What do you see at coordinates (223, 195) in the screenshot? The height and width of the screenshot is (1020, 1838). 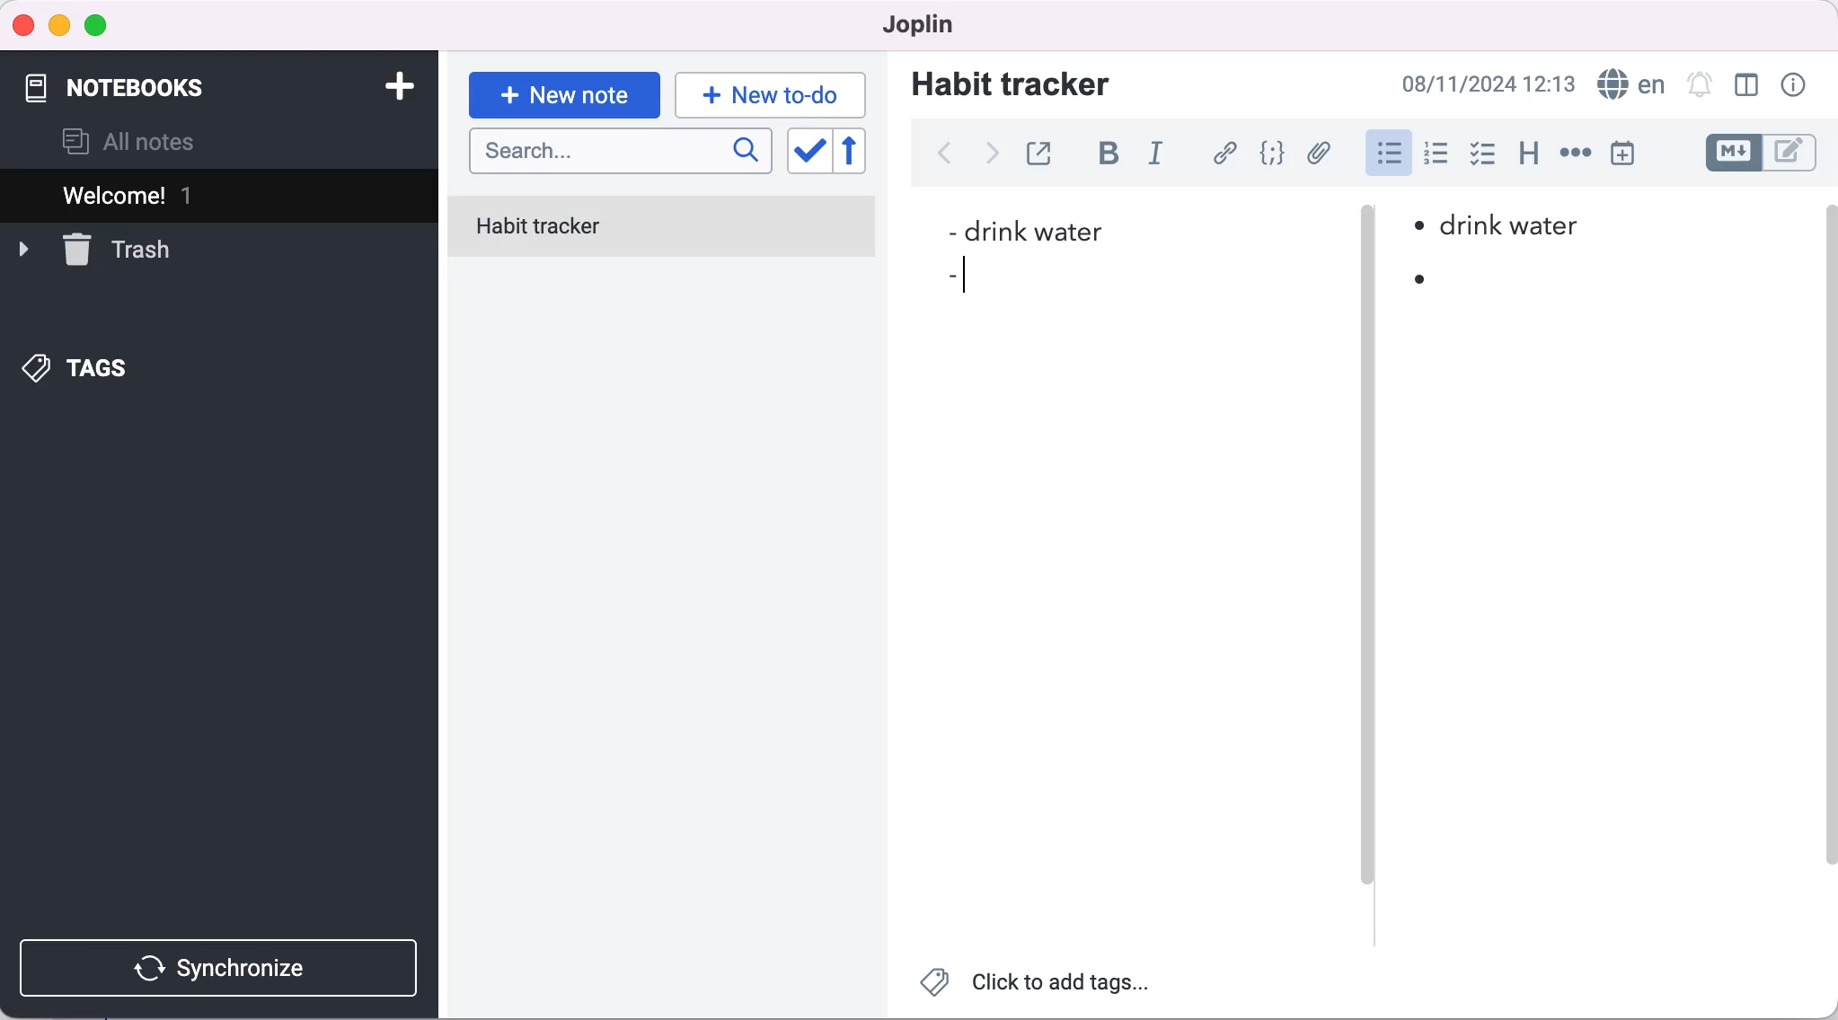 I see `welcome 1` at bounding box center [223, 195].